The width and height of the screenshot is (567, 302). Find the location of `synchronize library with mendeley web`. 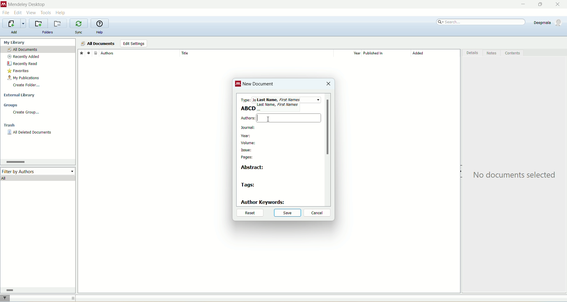

synchronize library with mendeley web is located at coordinates (79, 24).